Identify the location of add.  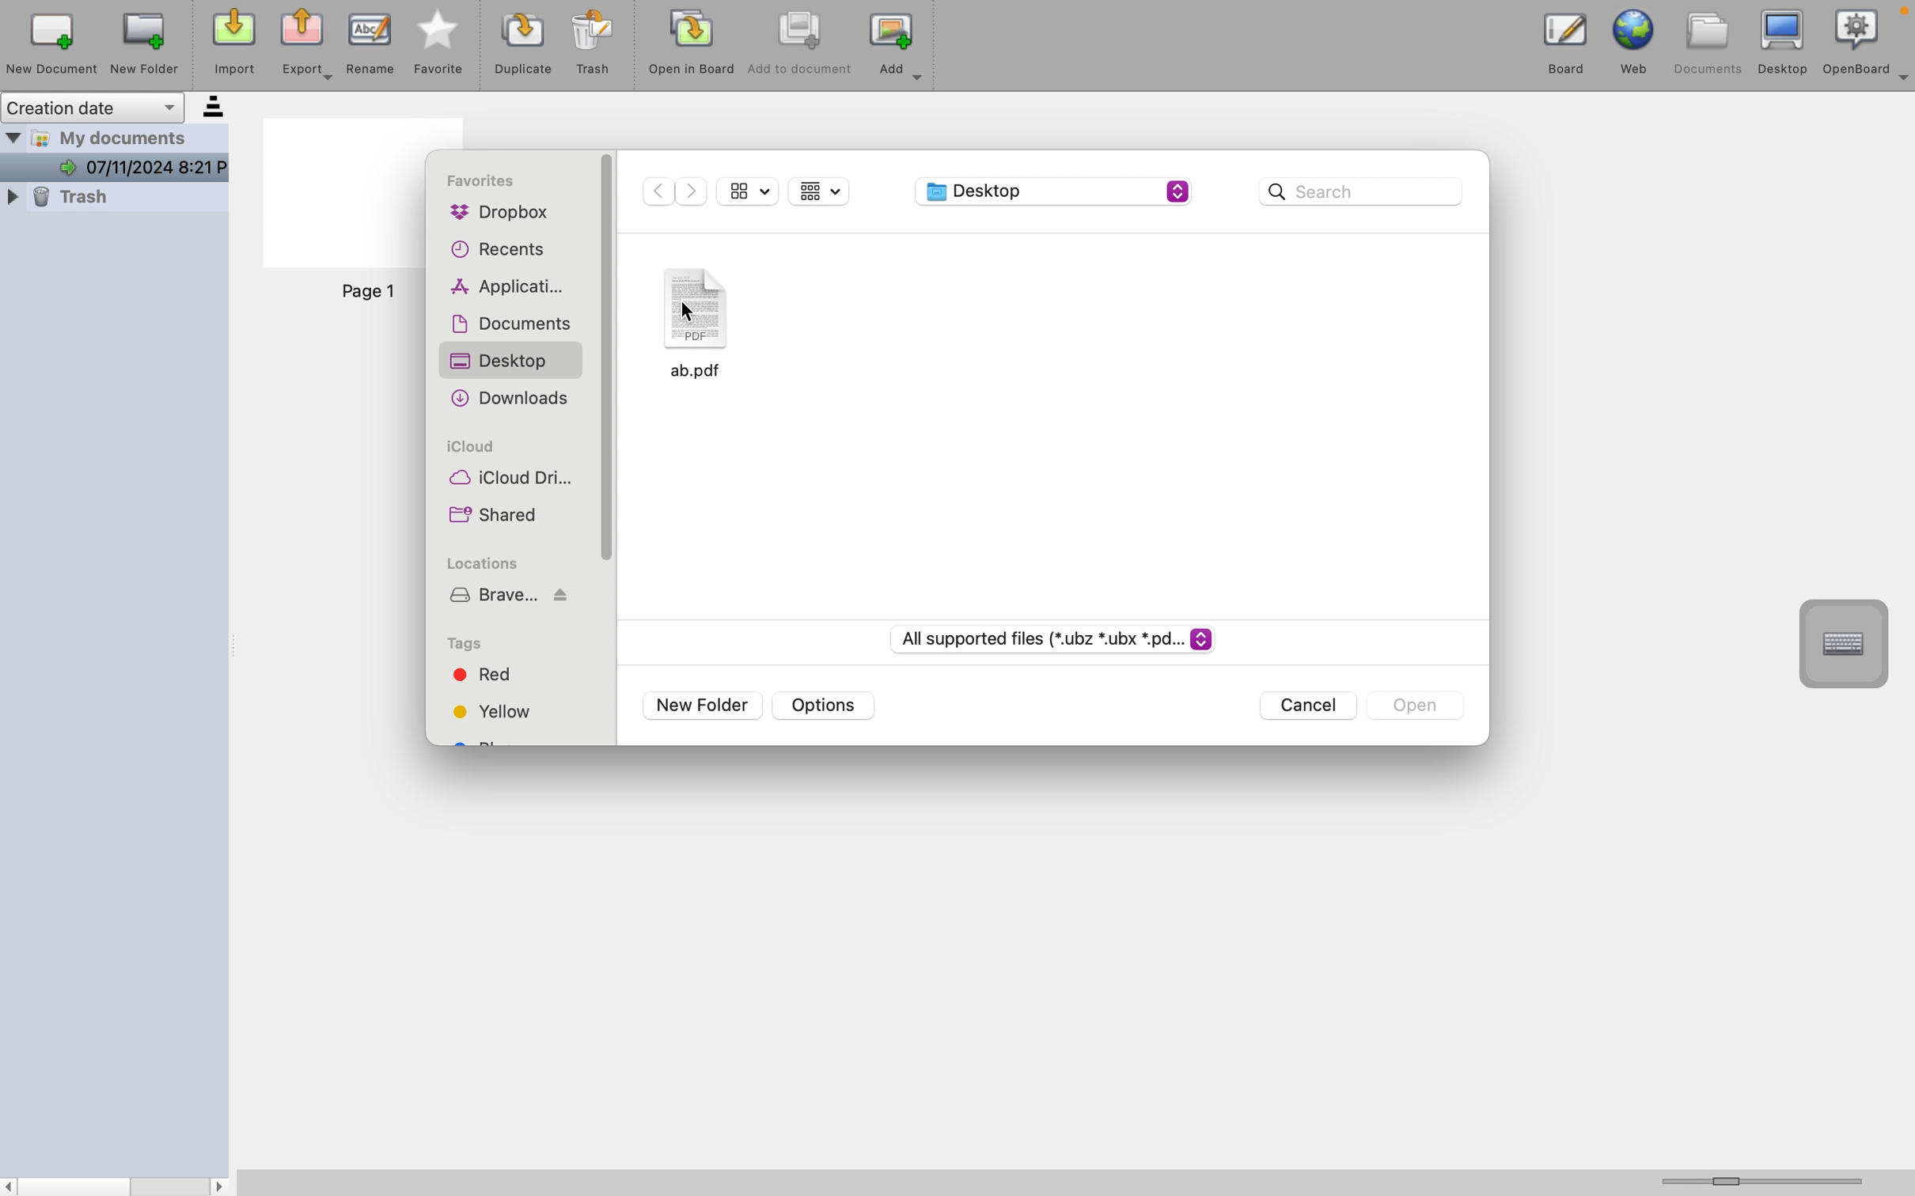
(898, 49).